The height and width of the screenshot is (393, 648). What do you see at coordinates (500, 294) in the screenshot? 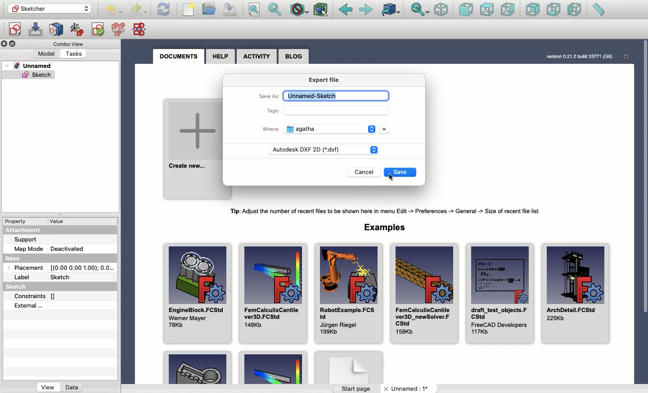
I see `draft_test_objects.FCStd FreeCAD Developers 117Kb` at bounding box center [500, 294].